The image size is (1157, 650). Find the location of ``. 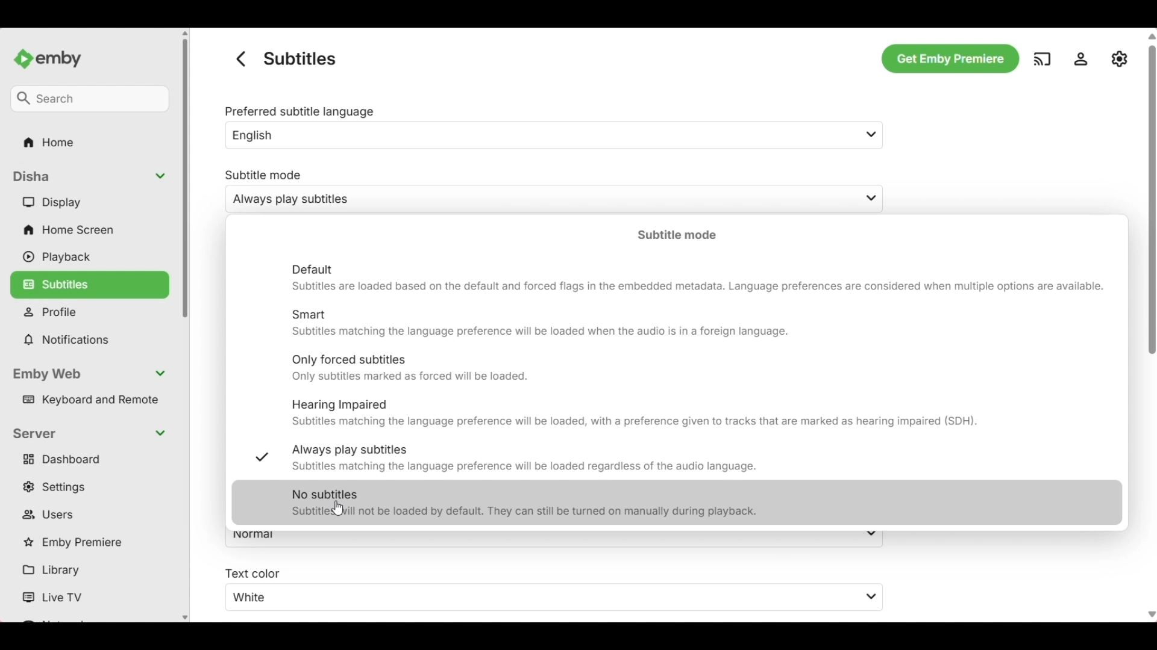

 is located at coordinates (46, 141).